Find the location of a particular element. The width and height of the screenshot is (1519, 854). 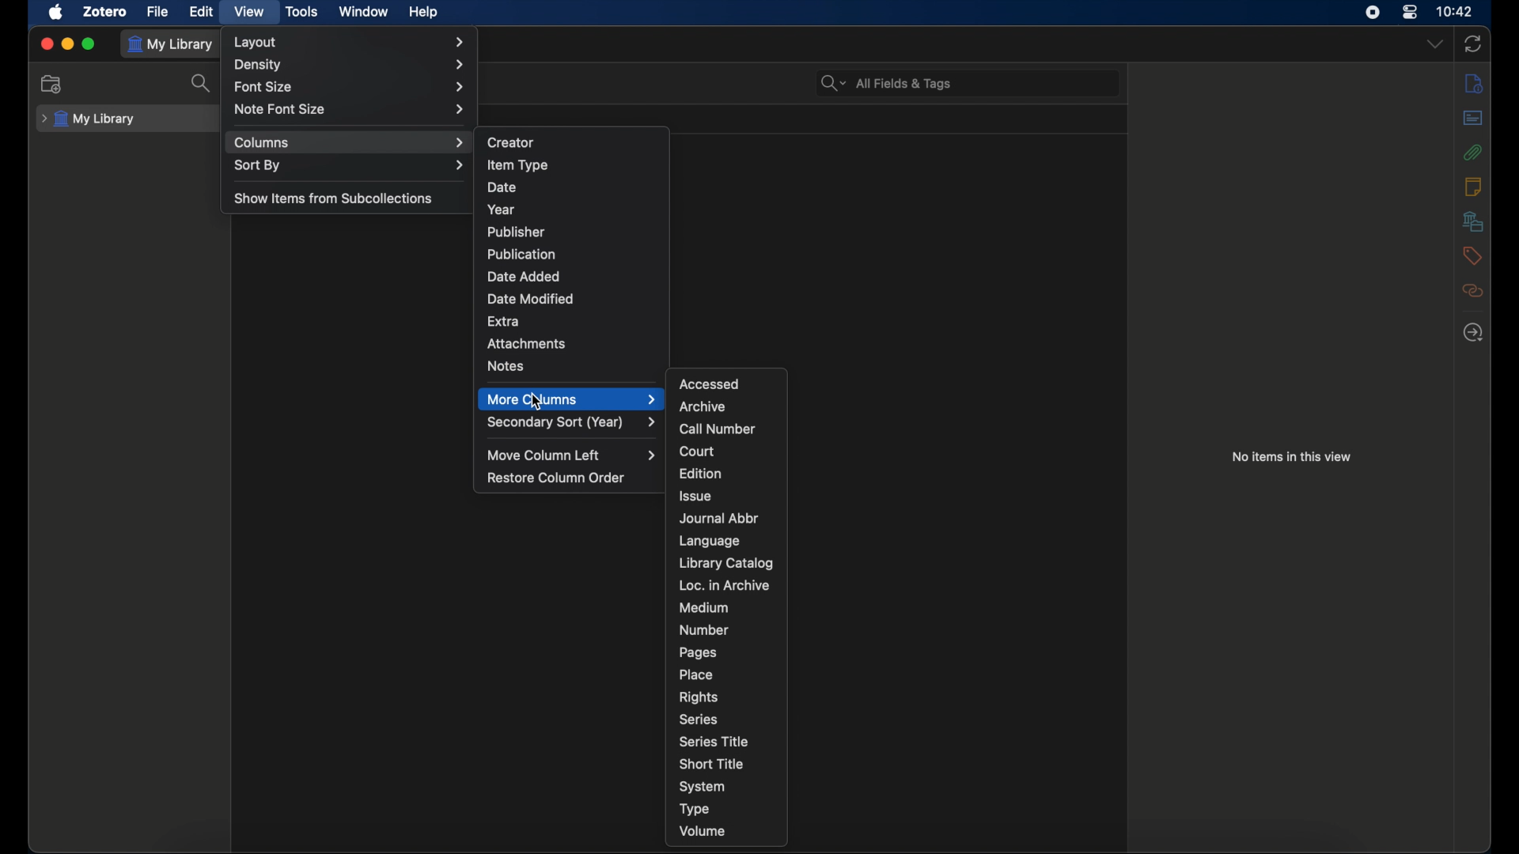

notes is located at coordinates (1473, 187).